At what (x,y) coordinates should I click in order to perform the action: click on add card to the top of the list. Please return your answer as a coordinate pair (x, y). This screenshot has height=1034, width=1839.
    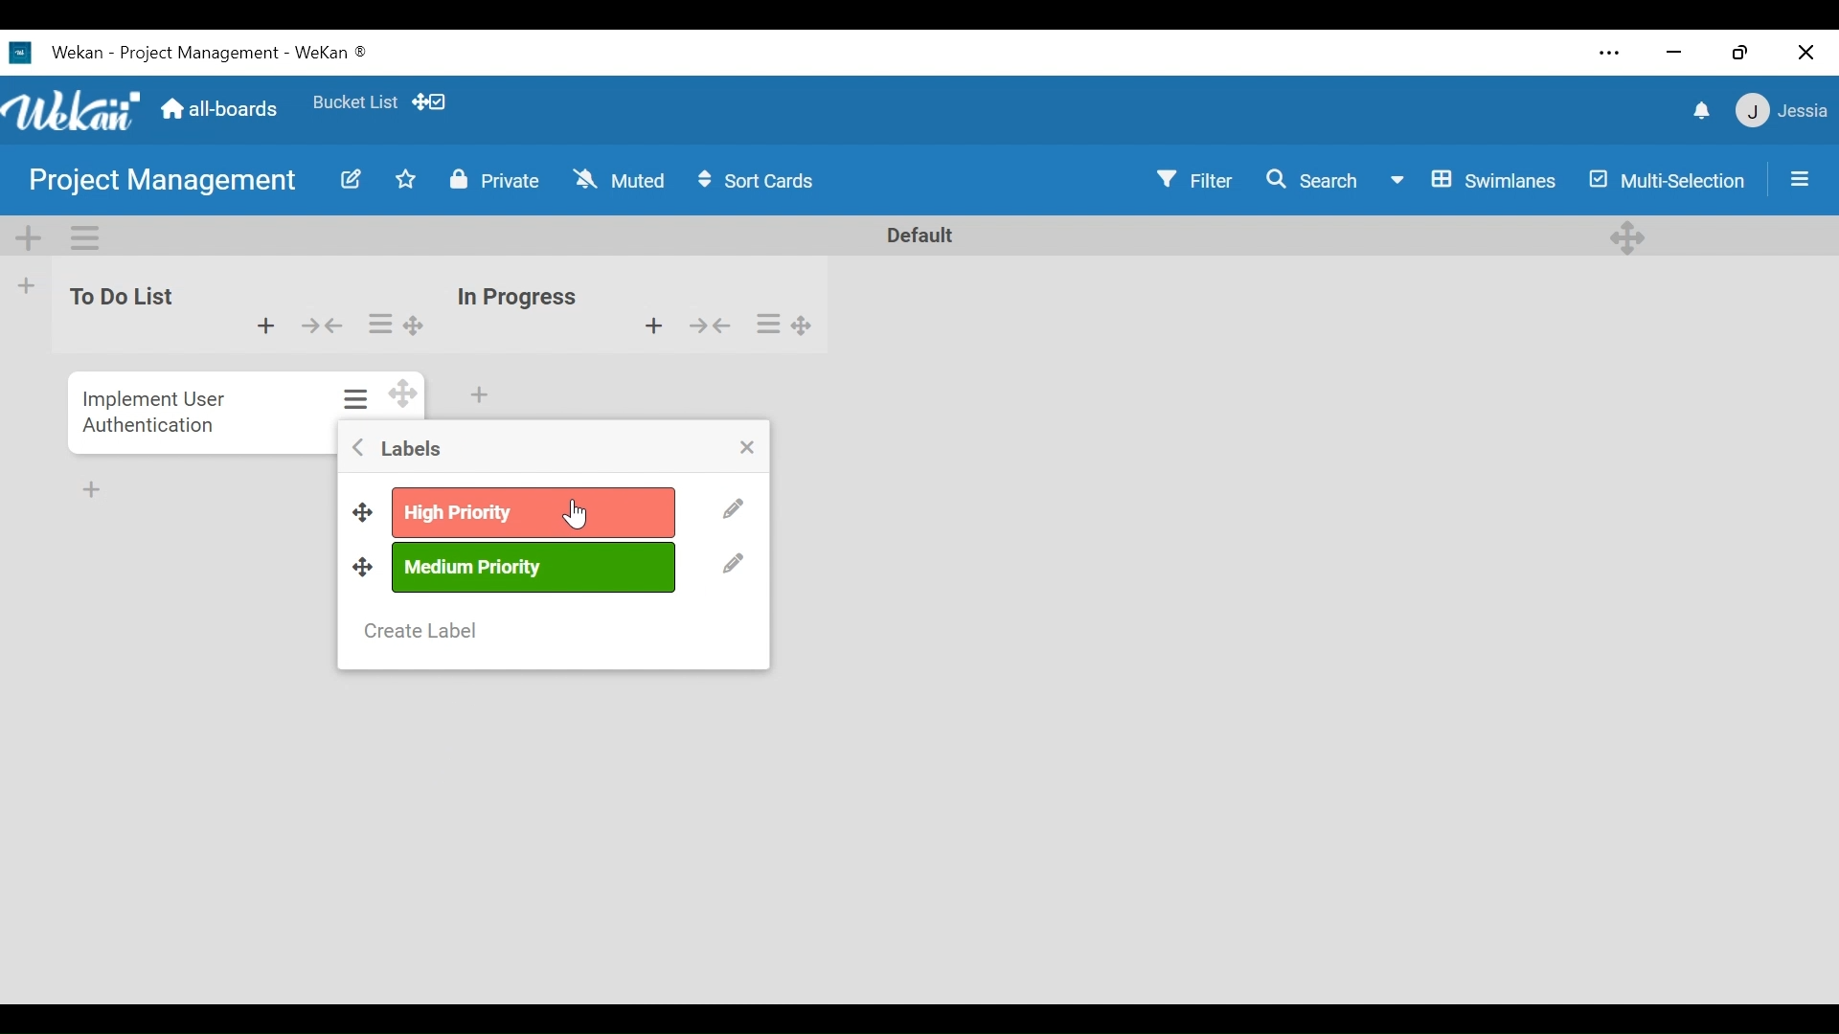
    Looking at the image, I should click on (651, 327).